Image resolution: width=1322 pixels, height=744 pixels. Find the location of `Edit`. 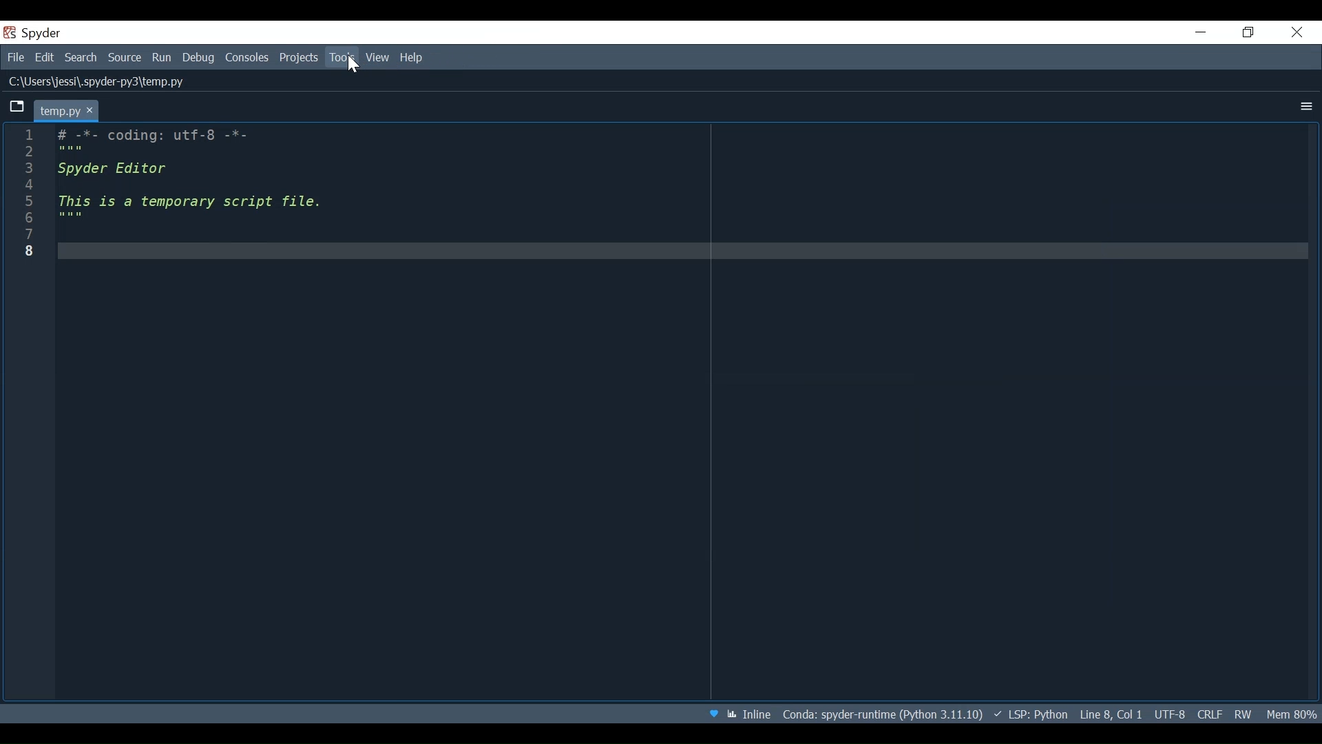

Edit is located at coordinates (41, 57).